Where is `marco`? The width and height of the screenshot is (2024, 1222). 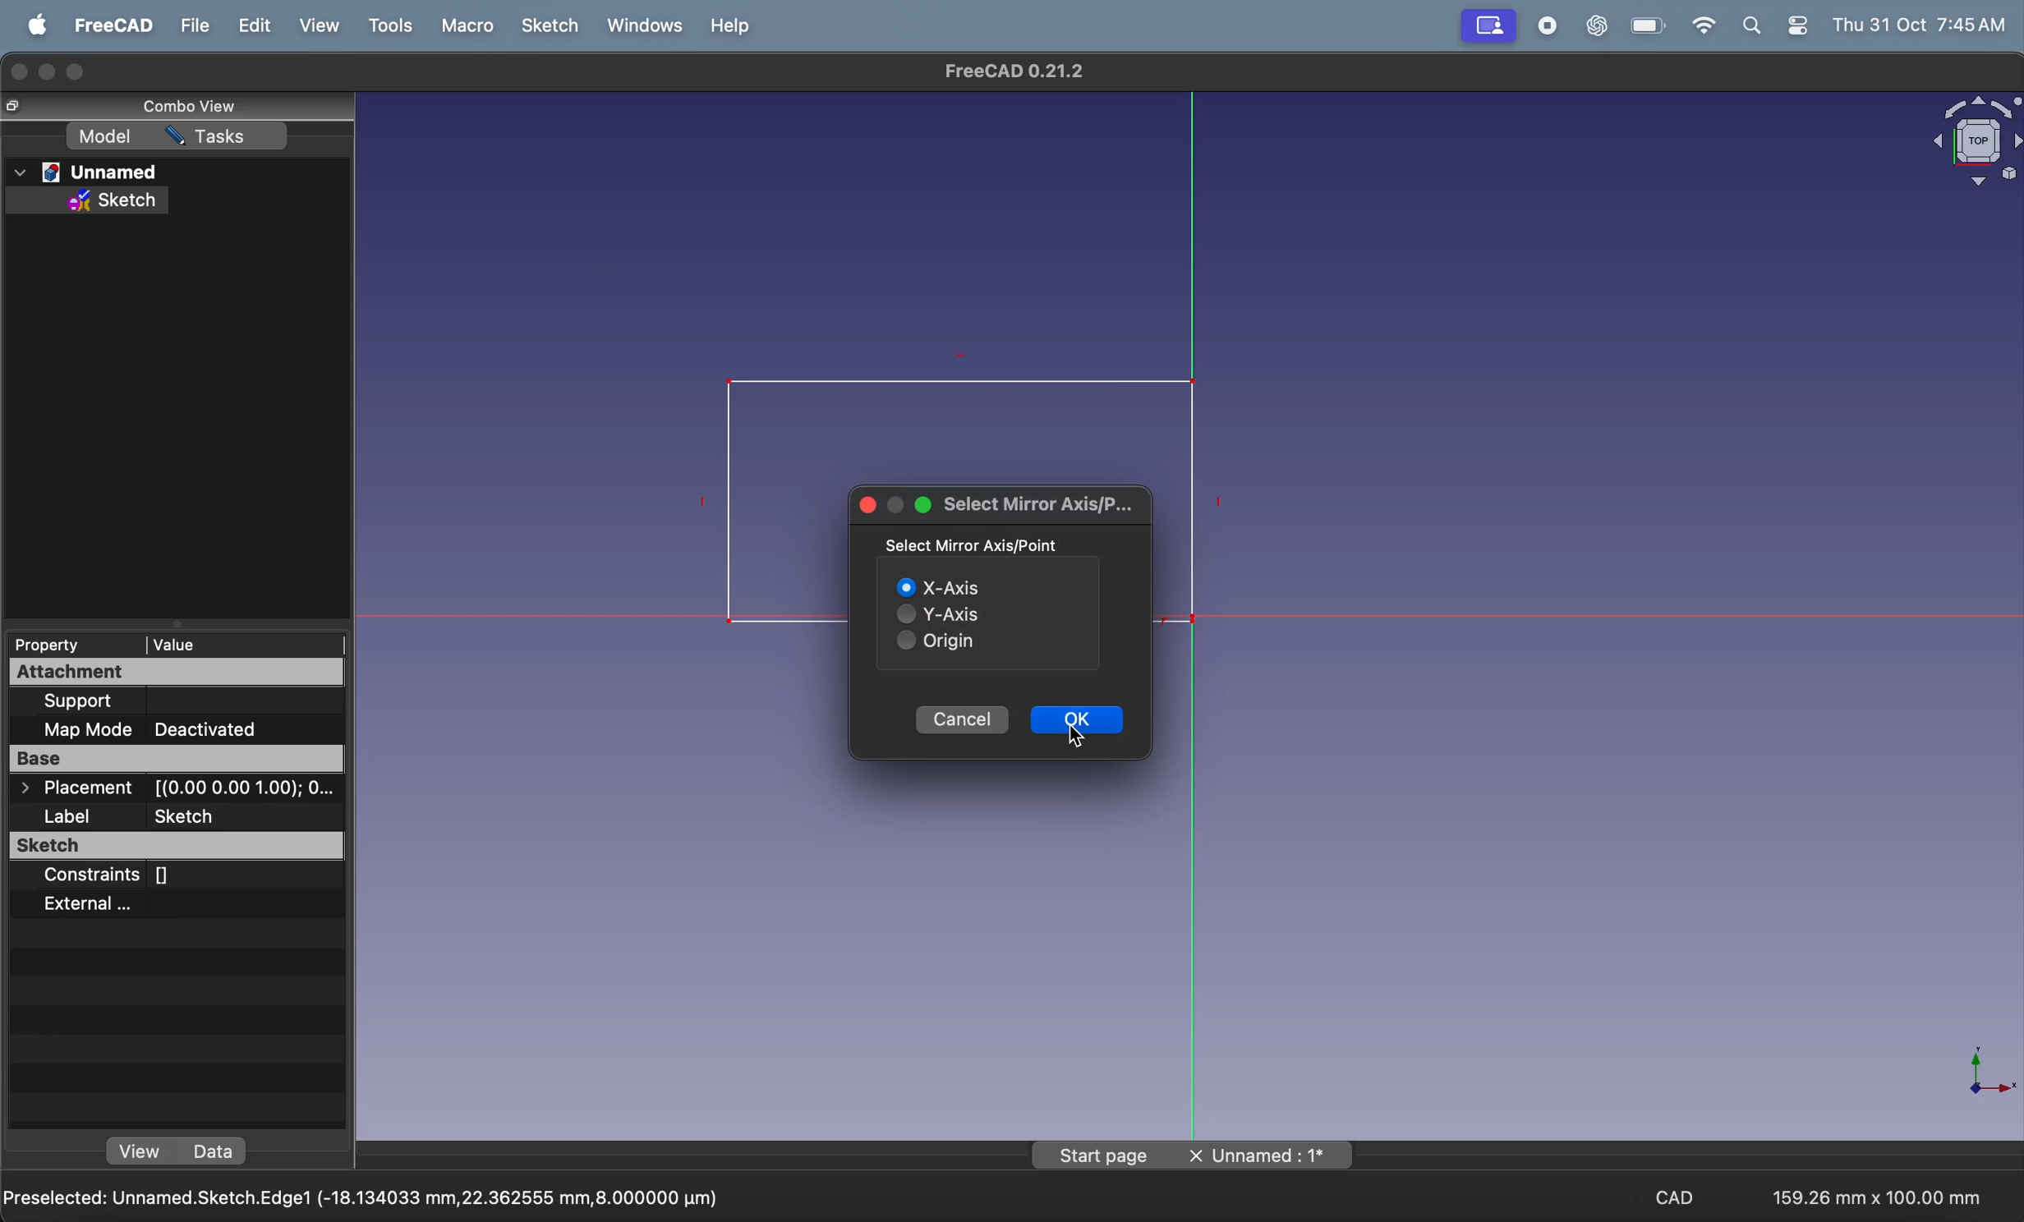
marco is located at coordinates (462, 28).